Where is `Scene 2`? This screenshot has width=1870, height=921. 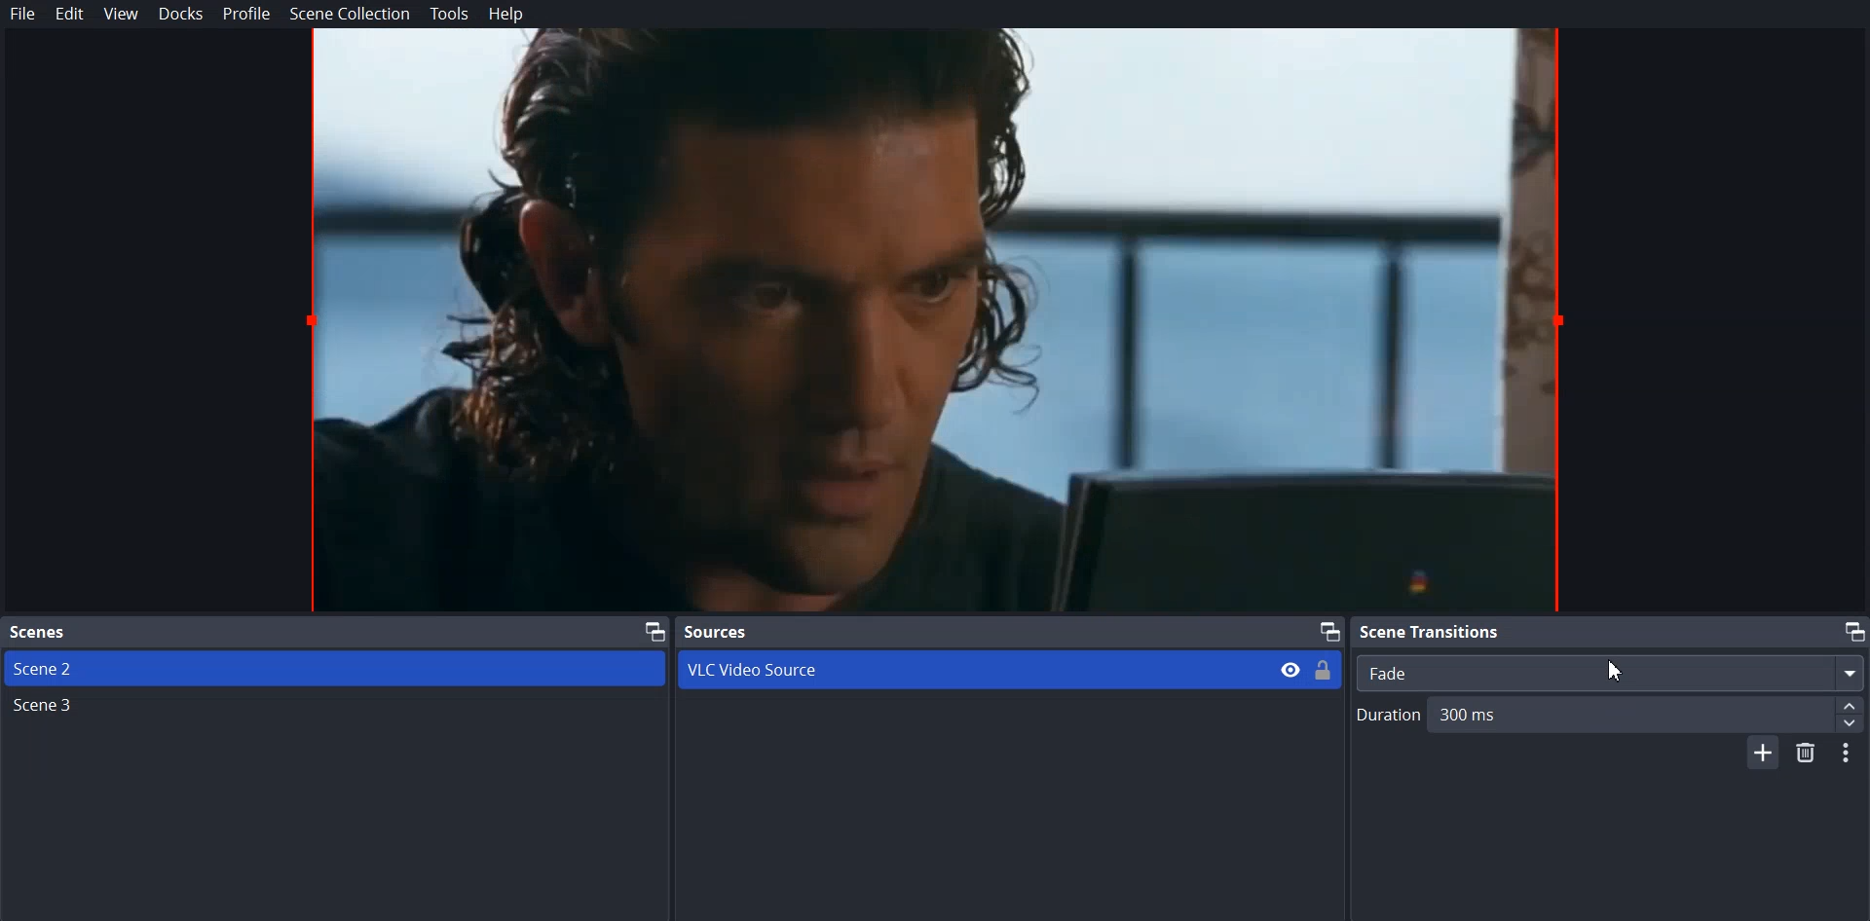
Scene 2 is located at coordinates (336, 668).